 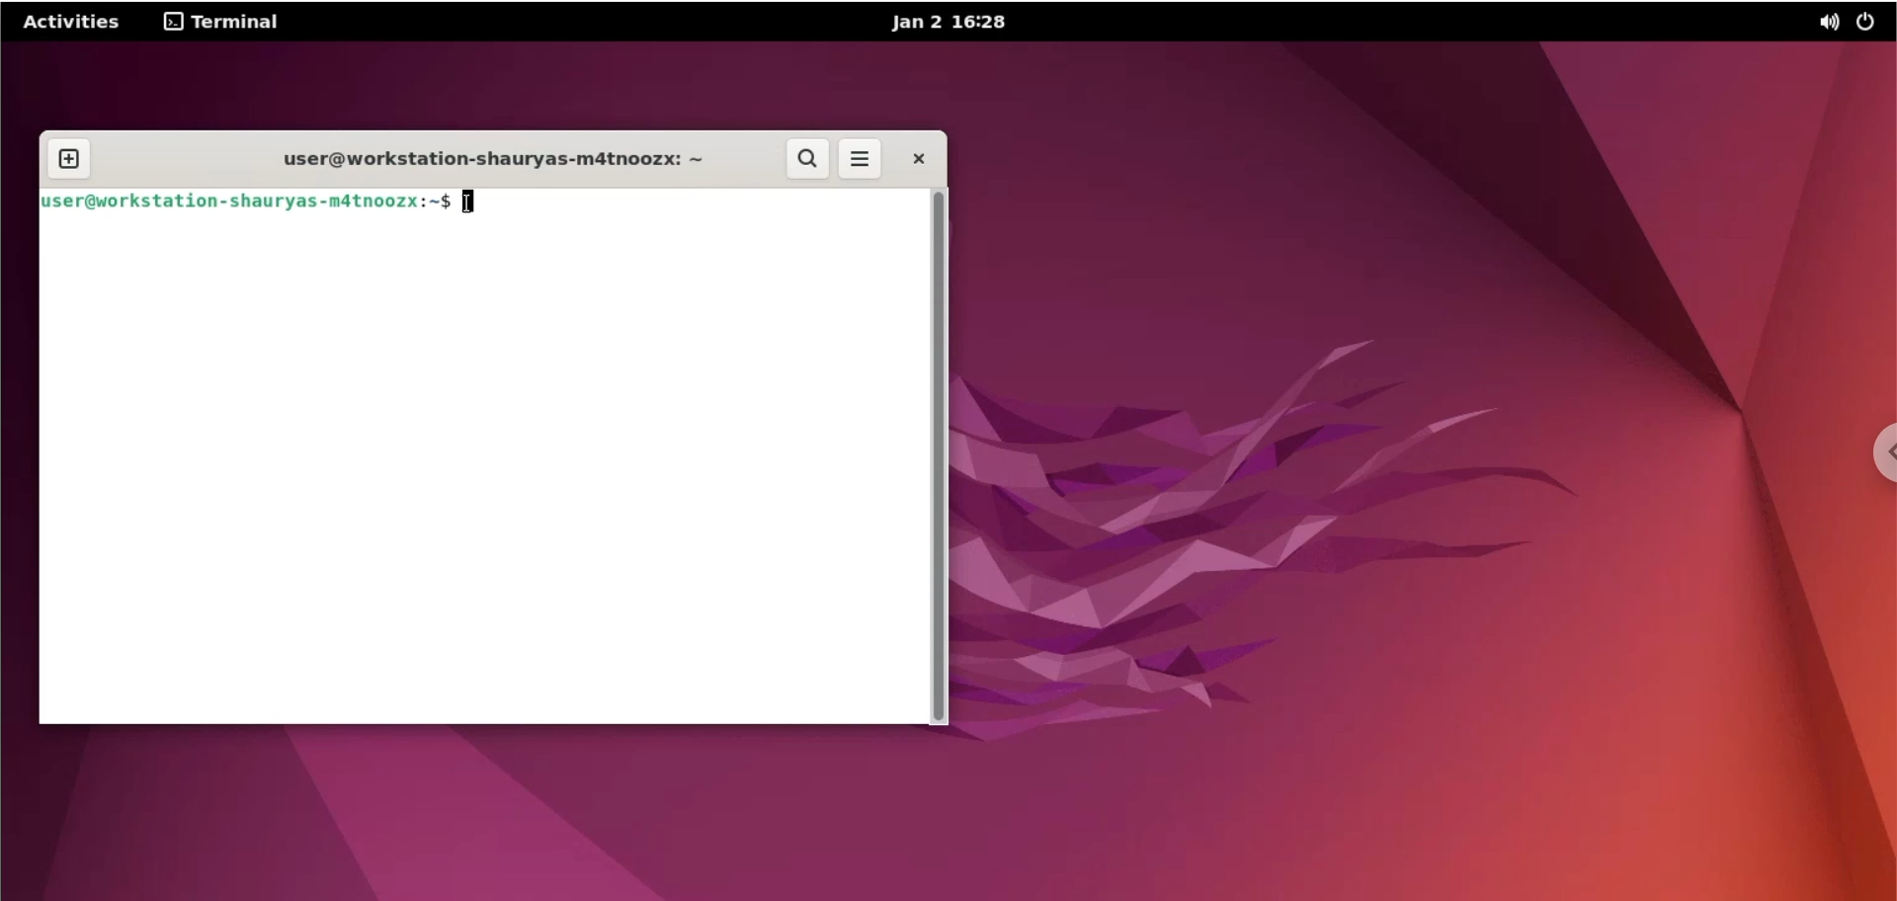 What do you see at coordinates (917, 160) in the screenshot?
I see `close` at bounding box center [917, 160].